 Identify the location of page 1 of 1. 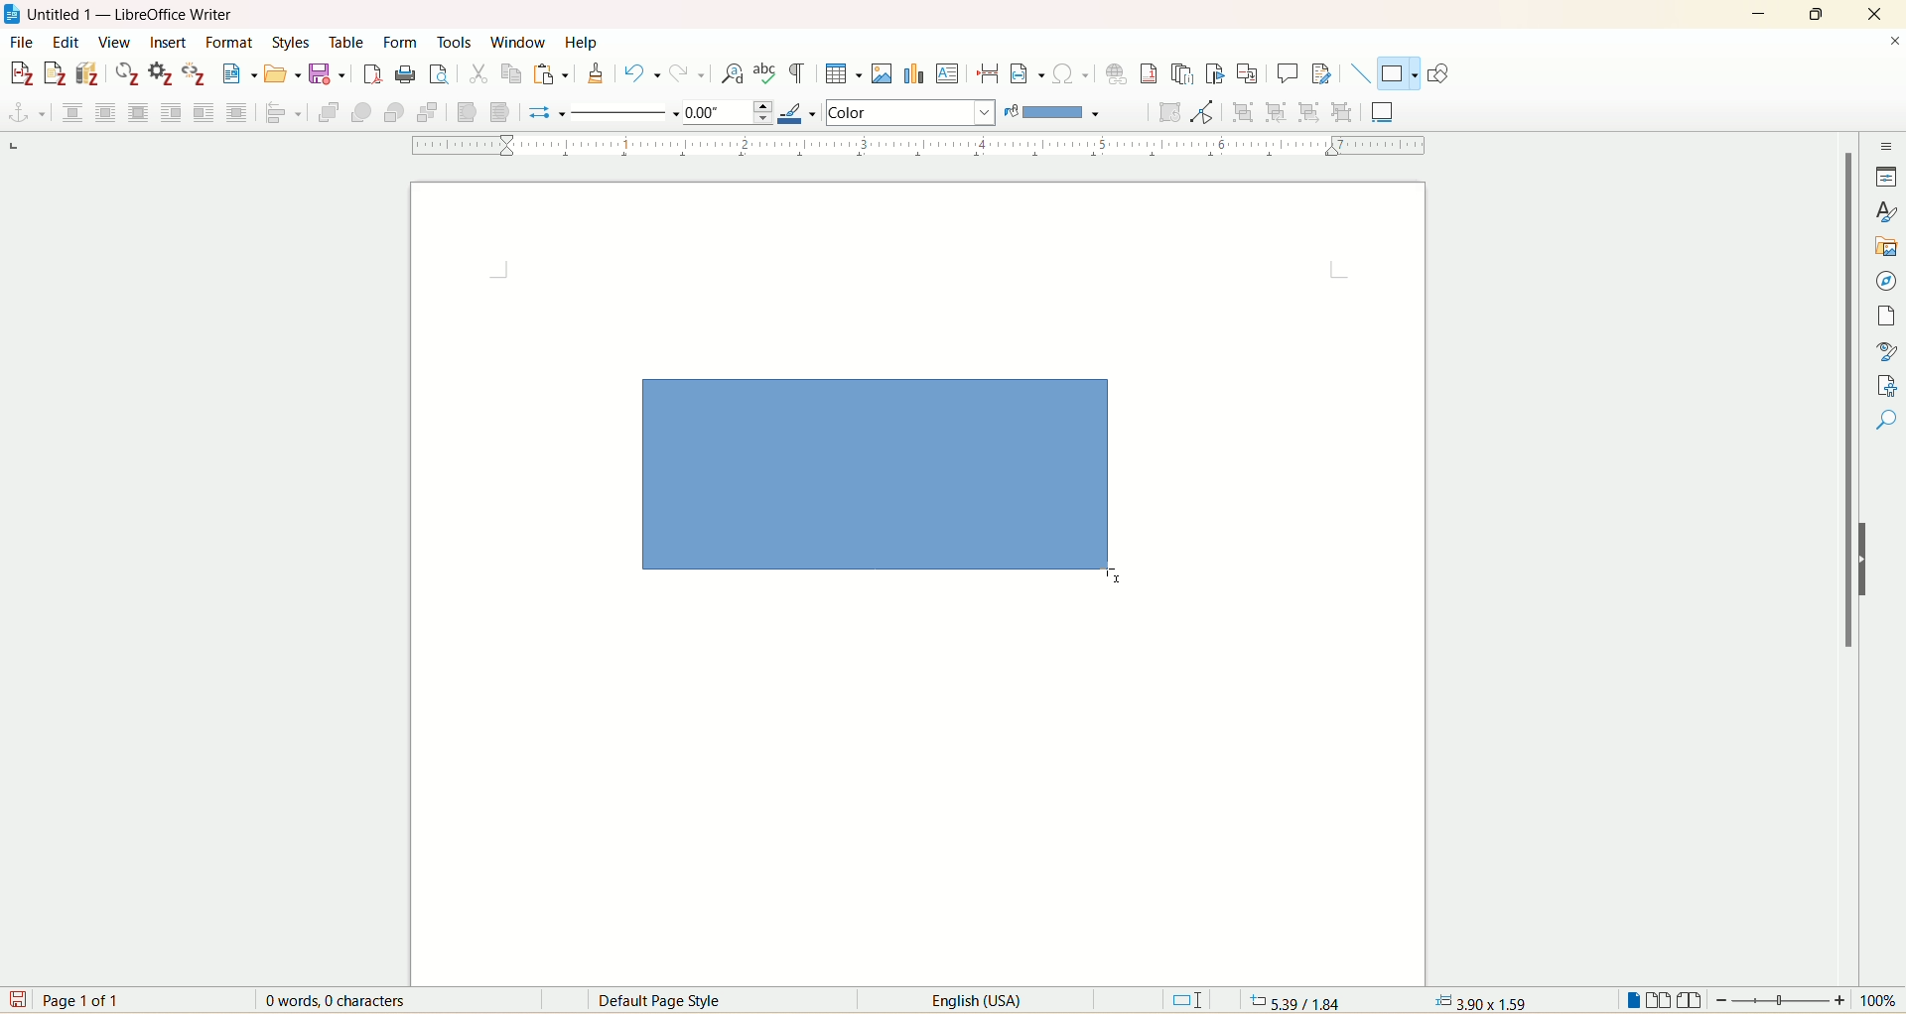
(86, 999).